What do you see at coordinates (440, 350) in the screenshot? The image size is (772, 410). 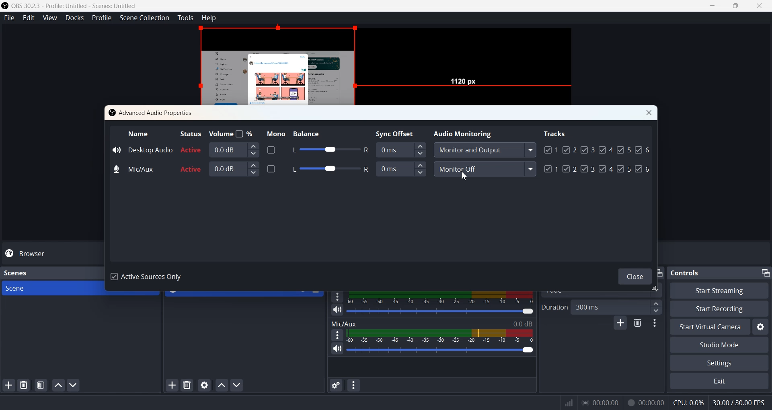 I see `Volume Adjuster` at bounding box center [440, 350].